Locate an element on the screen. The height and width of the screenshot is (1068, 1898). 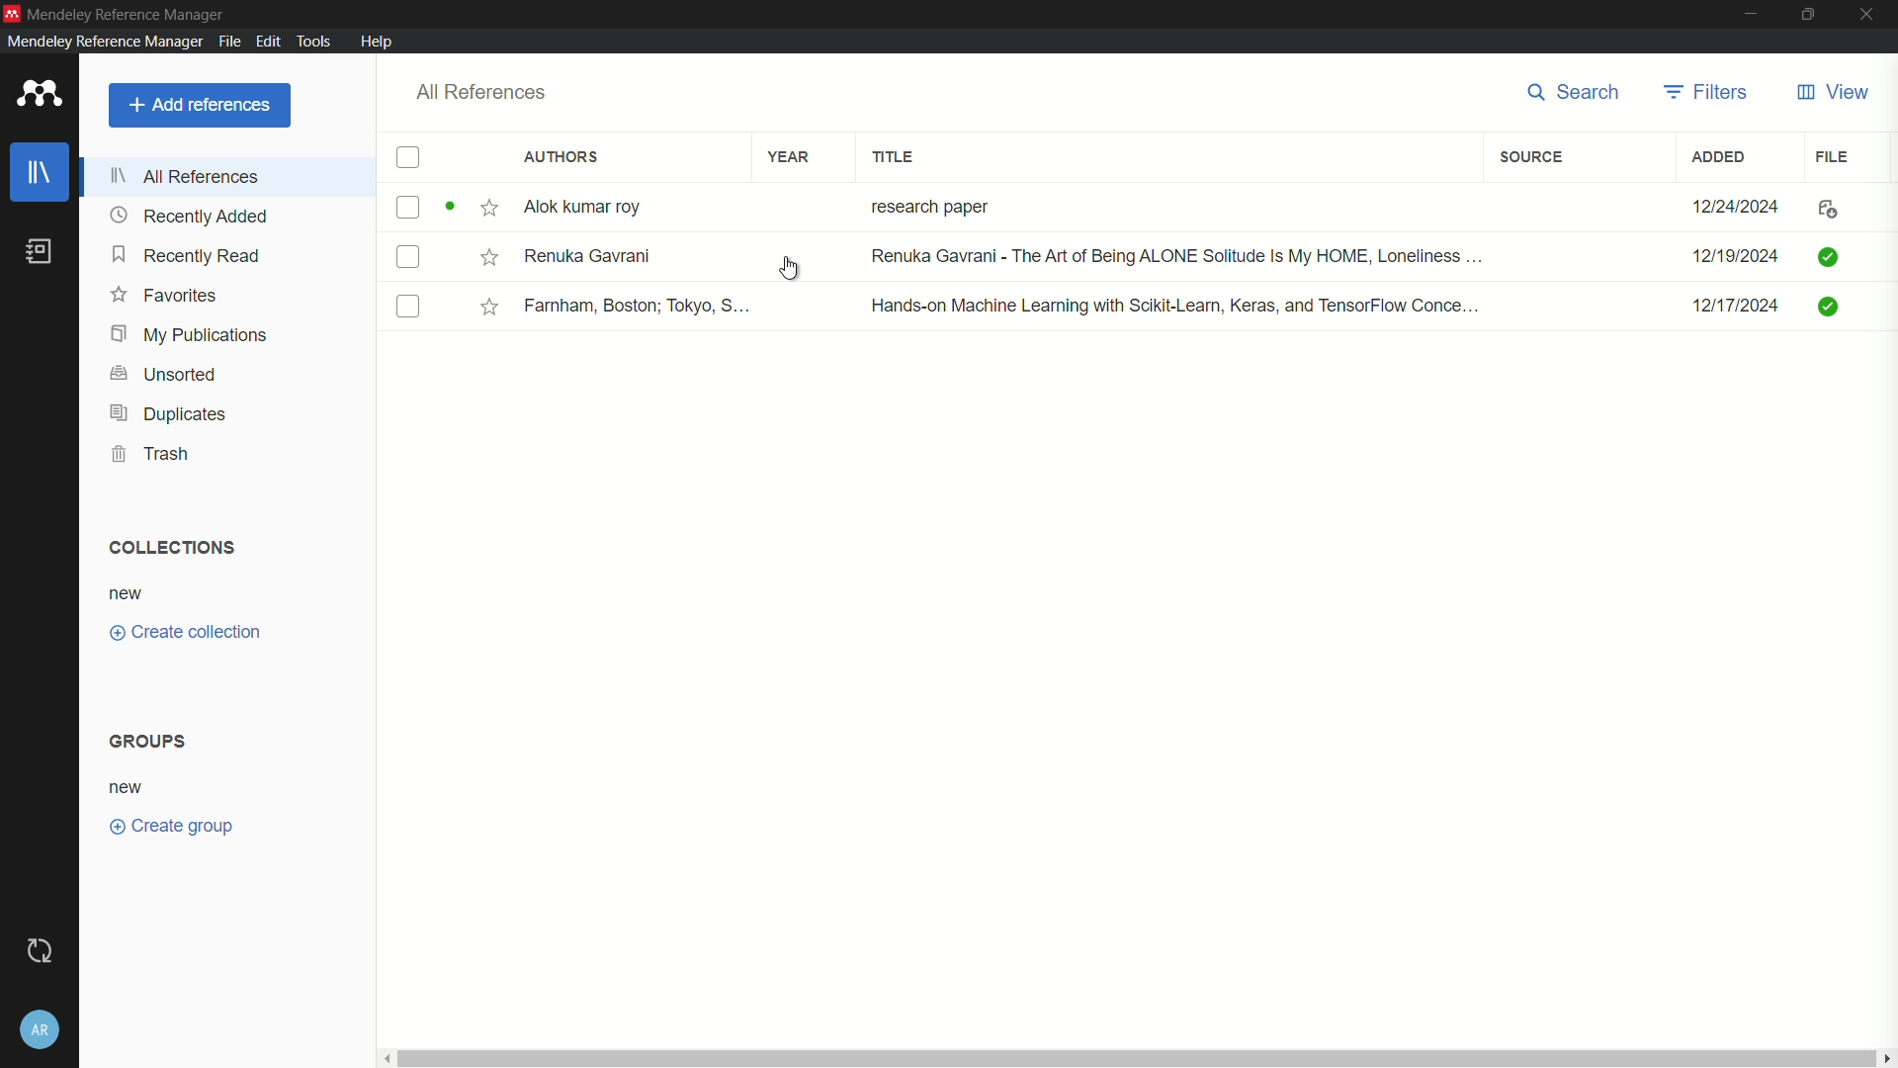
add references is located at coordinates (198, 107).